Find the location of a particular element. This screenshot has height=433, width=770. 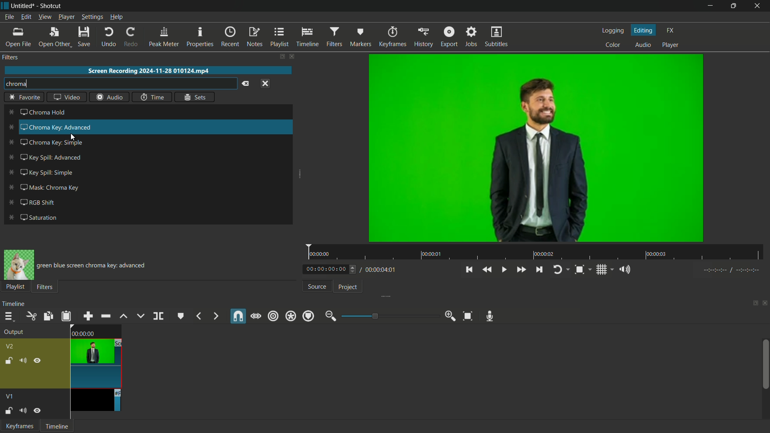

Chroma is located at coordinates (118, 83).